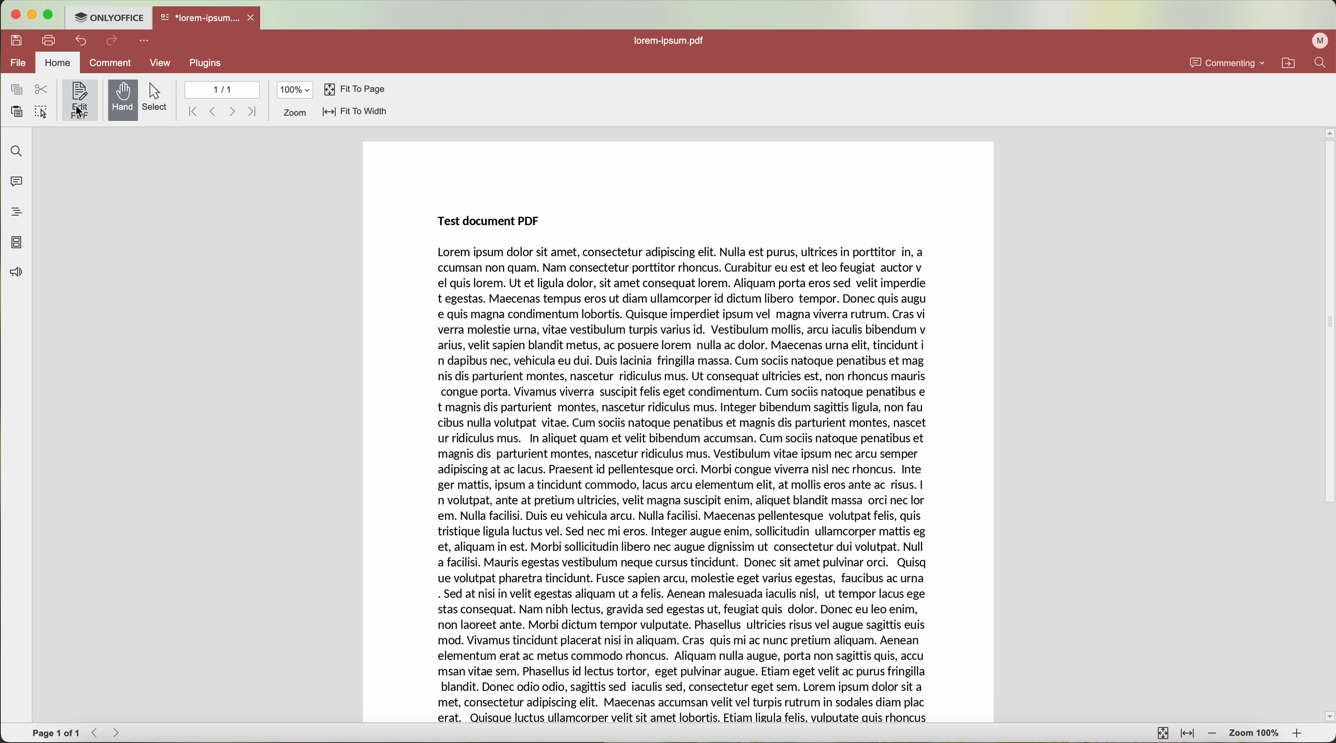 The width and height of the screenshot is (1336, 743). Describe the element at coordinates (50, 39) in the screenshot. I see `print` at that location.